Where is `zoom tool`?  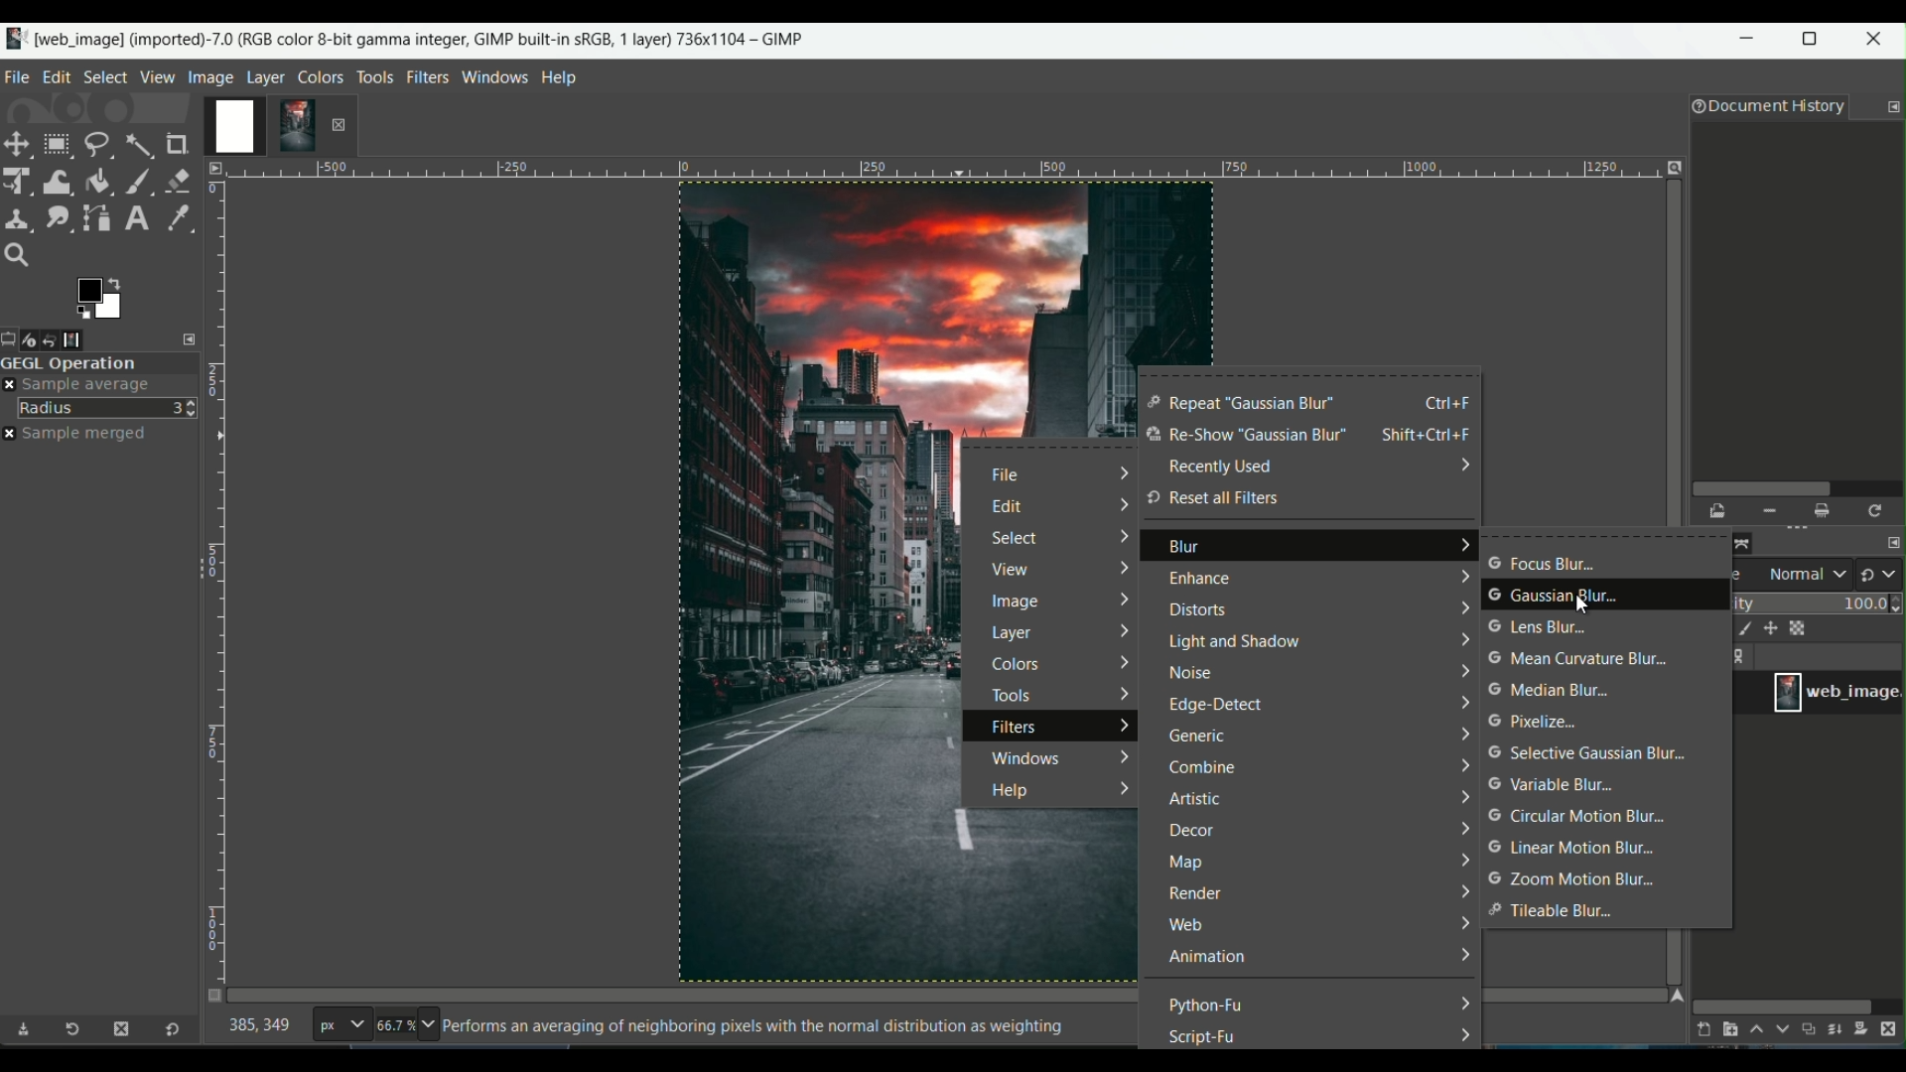
zoom tool is located at coordinates (22, 256).